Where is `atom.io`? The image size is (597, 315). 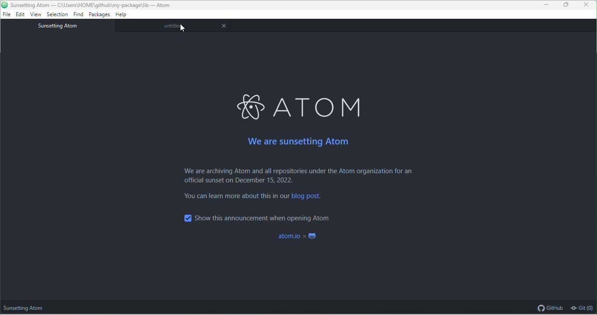 atom.io is located at coordinates (302, 236).